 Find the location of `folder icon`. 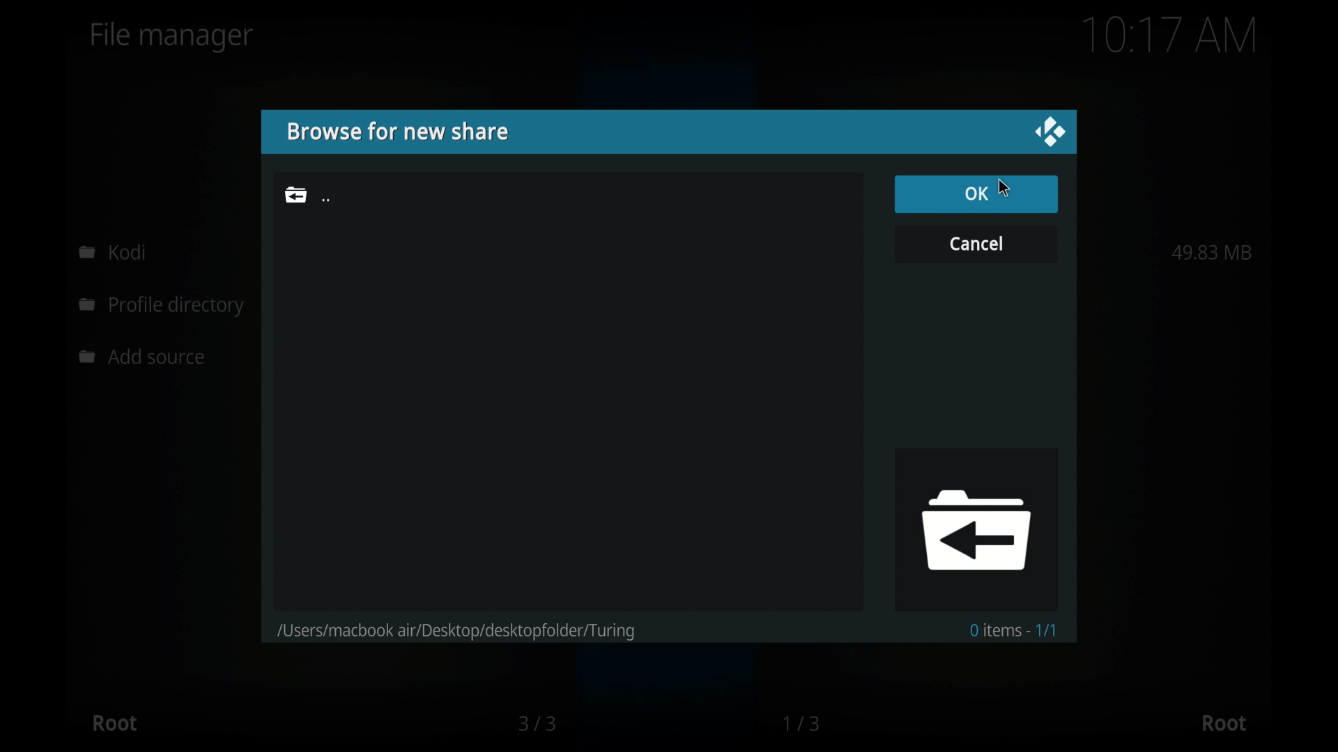

folder icon is located at coordinates (975, 528).